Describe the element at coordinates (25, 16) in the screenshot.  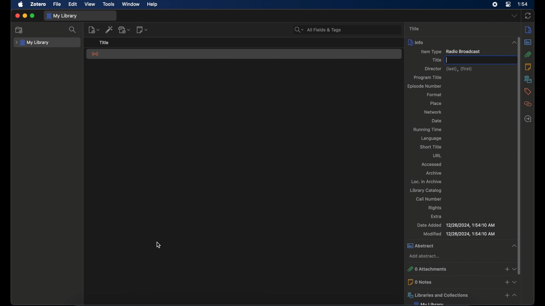
I see `minimize` at that location.